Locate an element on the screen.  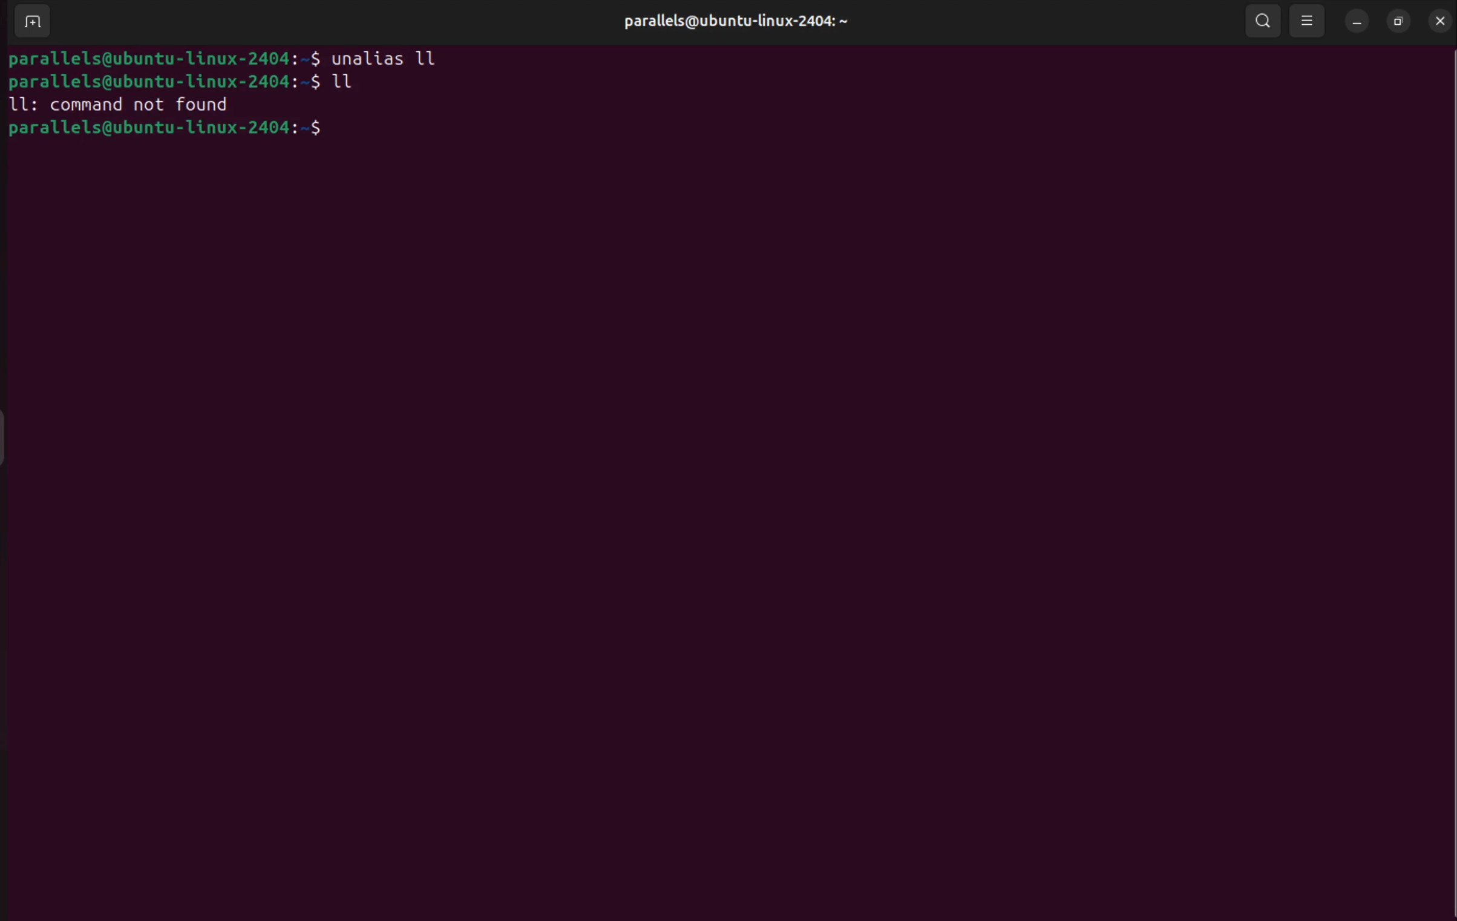
userprofile is located at coordinates (735, 23).